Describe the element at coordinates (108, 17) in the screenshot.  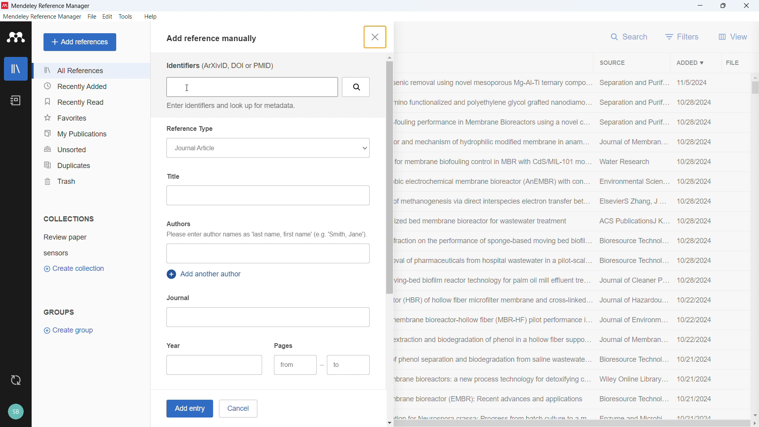
I see `Edit ` at that location.